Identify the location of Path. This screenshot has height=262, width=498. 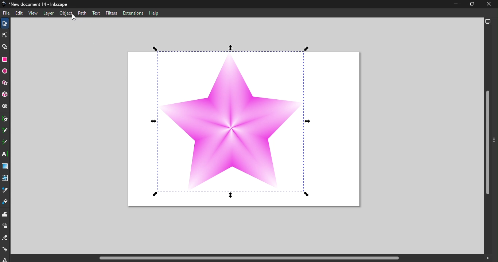
(82, 12).